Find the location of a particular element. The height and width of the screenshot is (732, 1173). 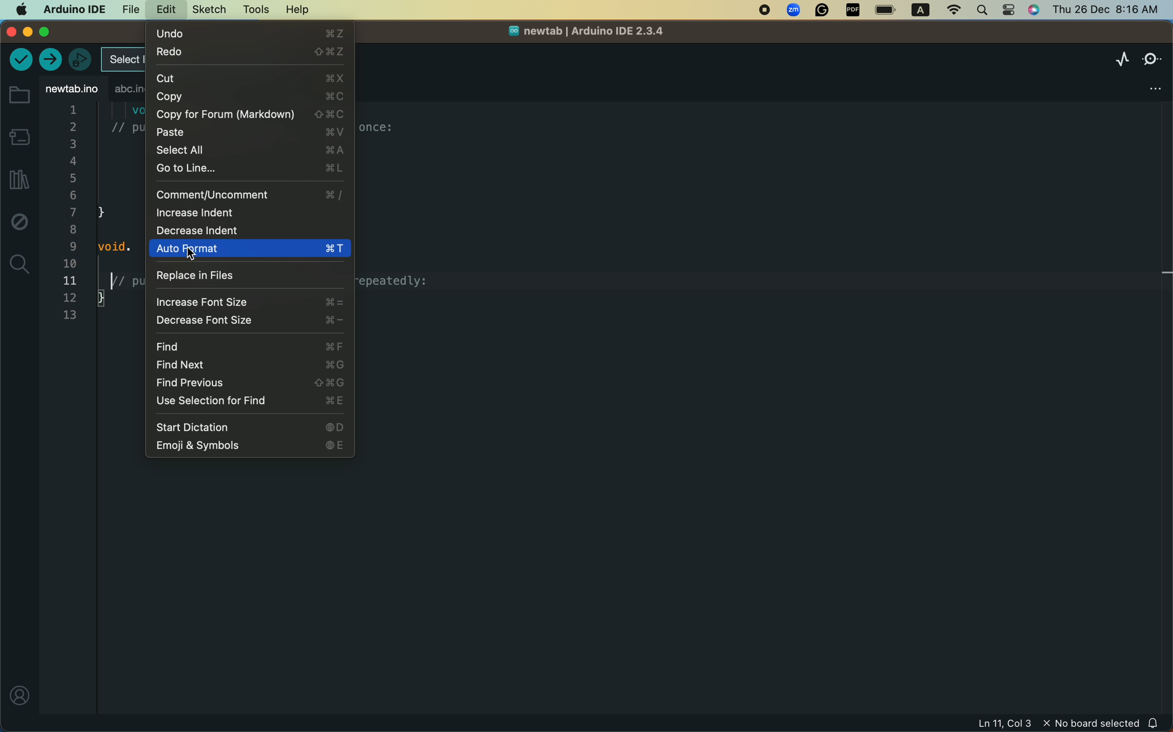

folder is located at coordinates (18, 95).